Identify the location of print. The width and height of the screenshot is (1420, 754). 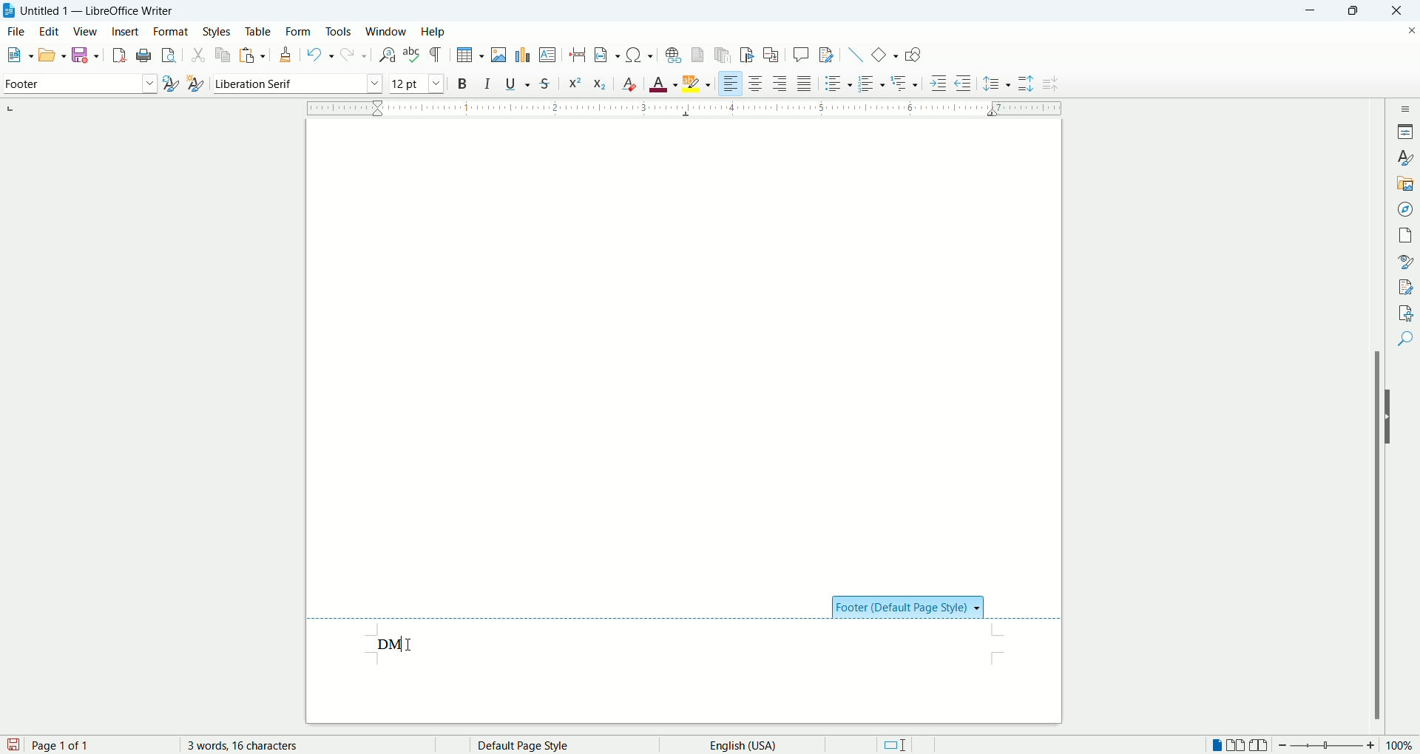
(142, 55).